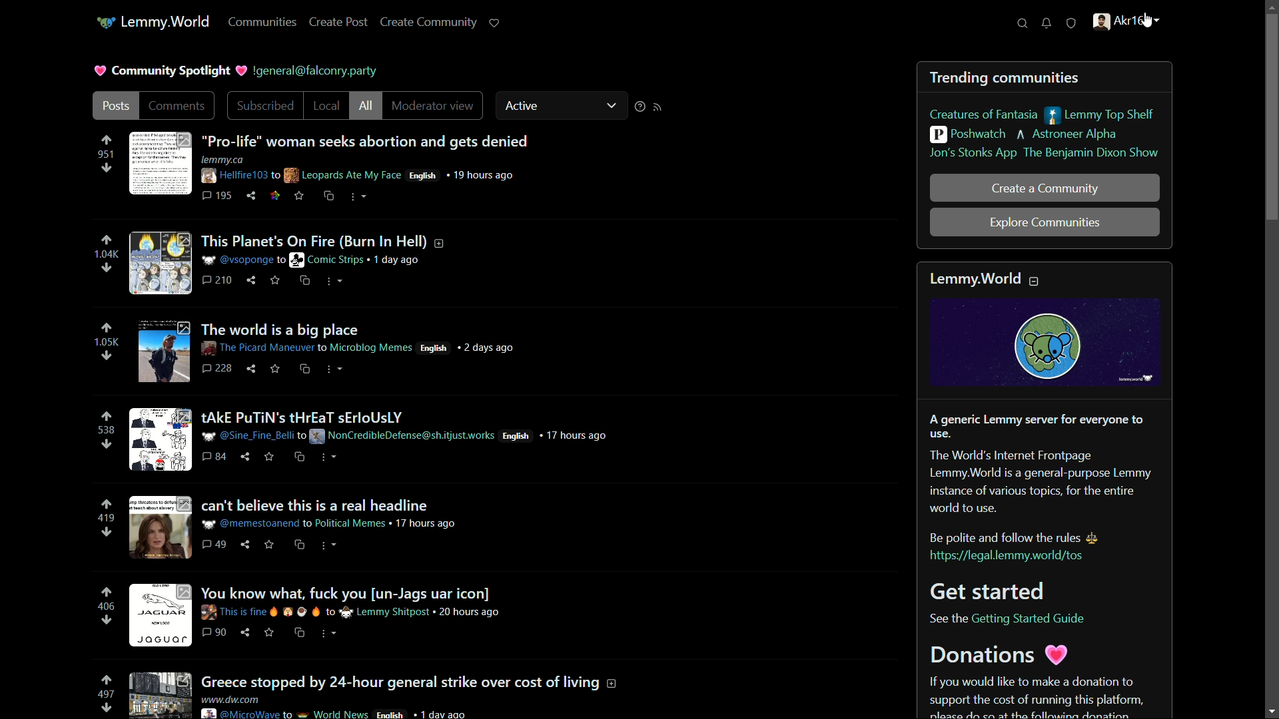 The image size is (1279, 719). What do you see at coordinates (984, 115) in the screenshot?
I see `creature of fantasia` at bounding box center [984, 115].